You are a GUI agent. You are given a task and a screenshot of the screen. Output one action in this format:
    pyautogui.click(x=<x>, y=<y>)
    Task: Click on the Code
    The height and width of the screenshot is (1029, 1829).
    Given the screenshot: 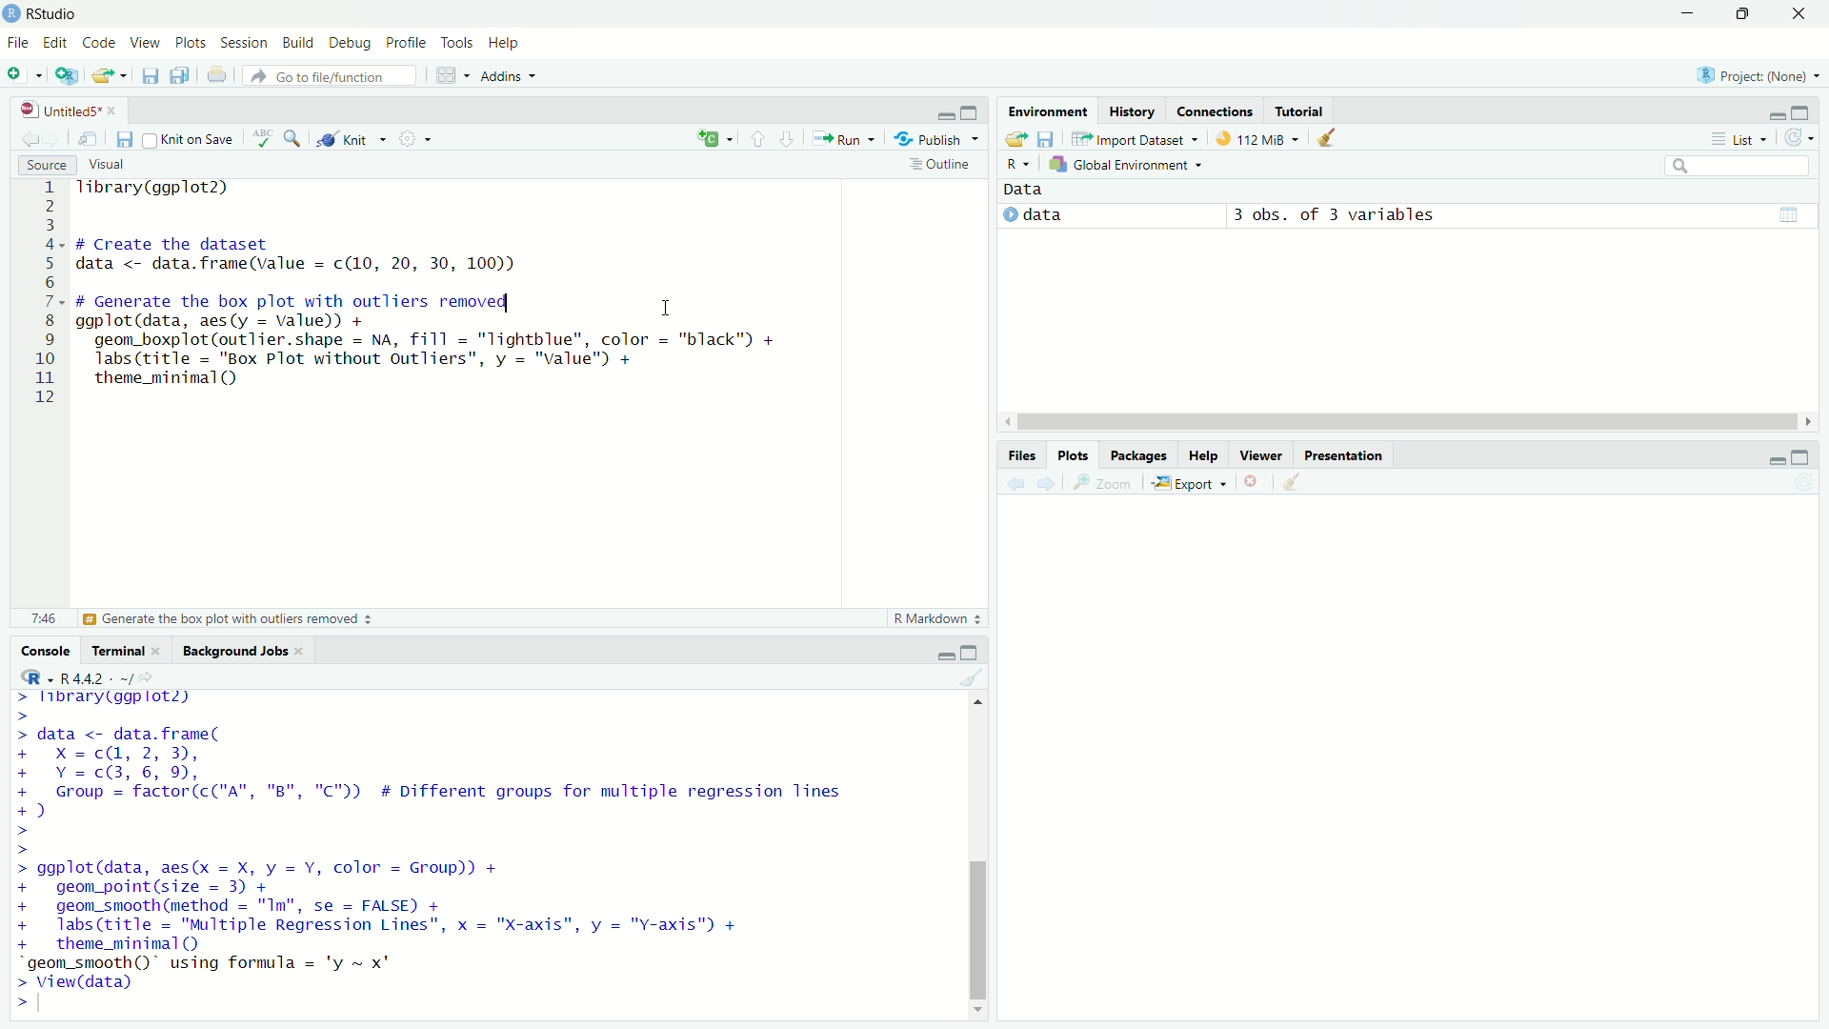 What is the action you would take?
    pyautogui.click(x=99, y=43)
    